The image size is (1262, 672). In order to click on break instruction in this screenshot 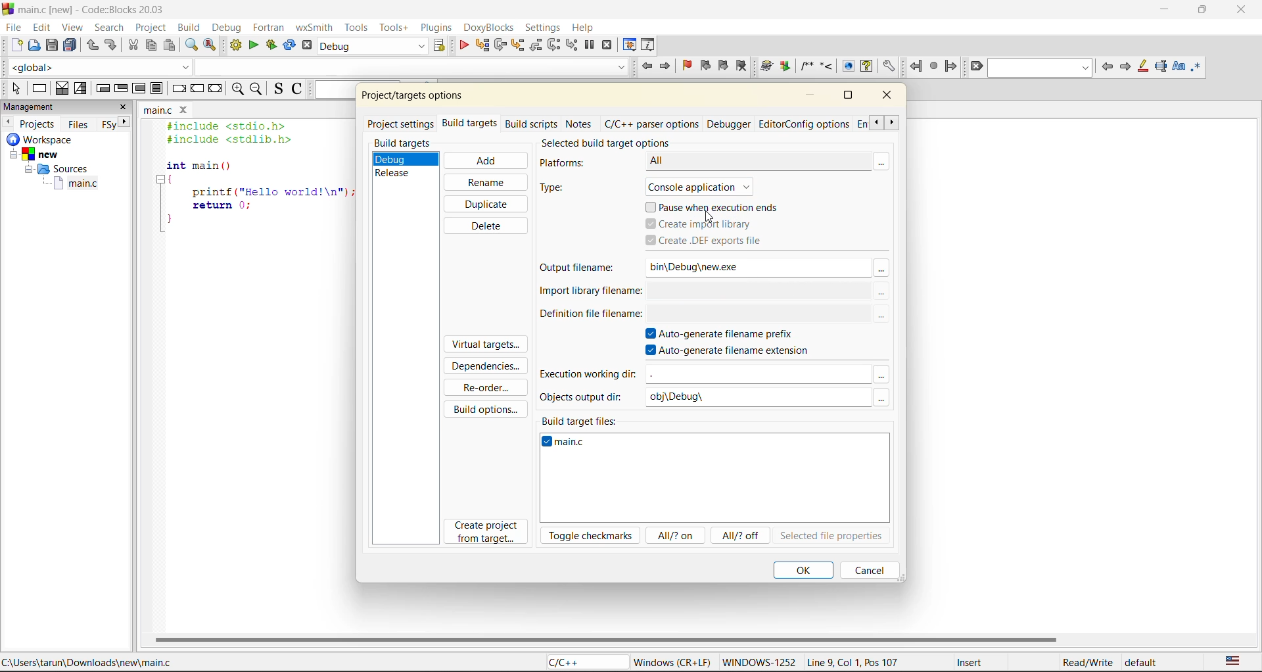, I will do `click(180, 90)`.